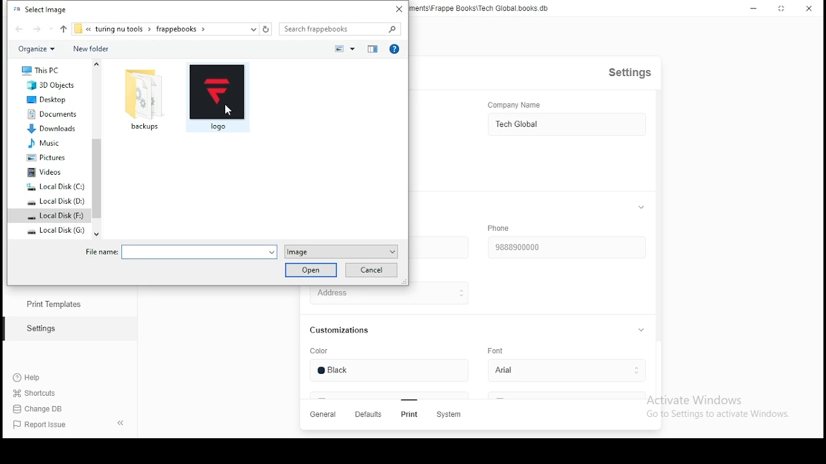 Image resolution: width=826 pixels, height=464 pixels. I want to click on select file type, so click(341, 251).